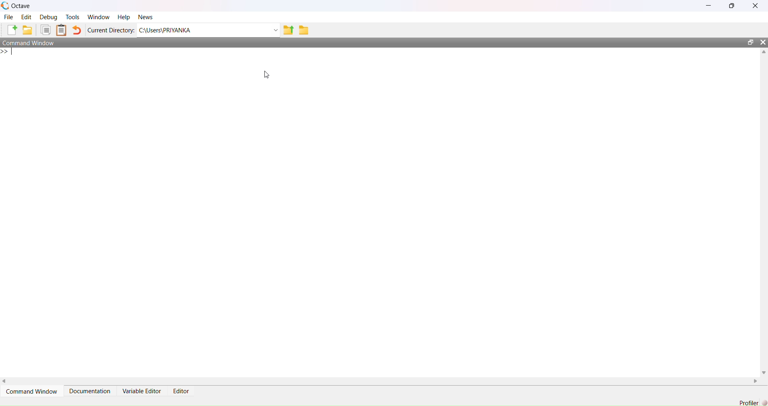 The image size is (768, 406). What do you see at coordinates (733, 4) in the screenshot?
I see `Maximize` at bounding box center [733, 4].